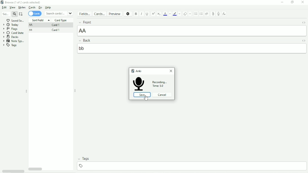 This screenshot has width=308, height=173. Describe the element at coordinates (12, 29) in the screenshot. I see `Flags` at that location.